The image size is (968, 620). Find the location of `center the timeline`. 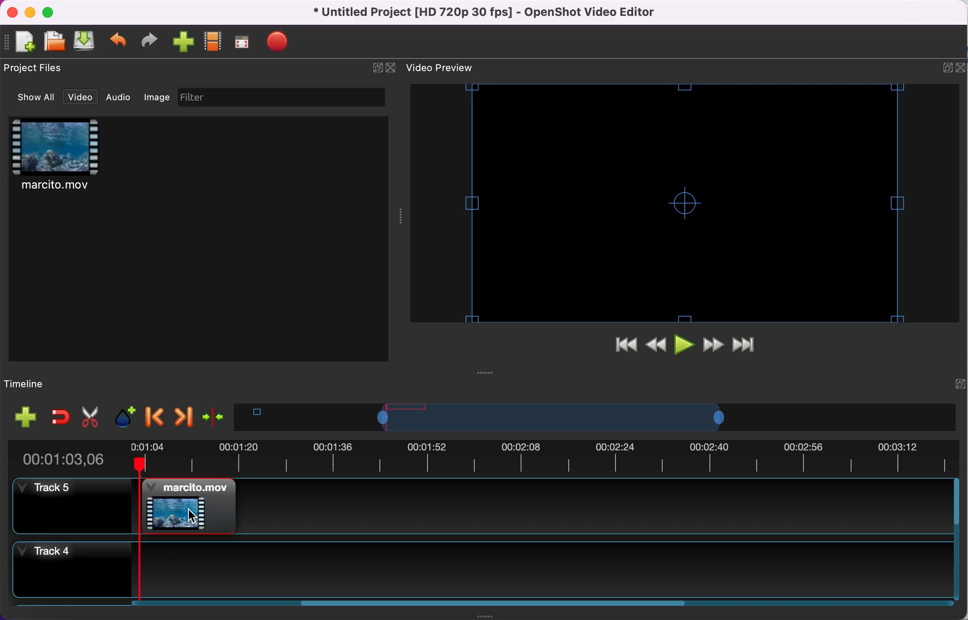

center the timeline is located at coordinates (217, 416).